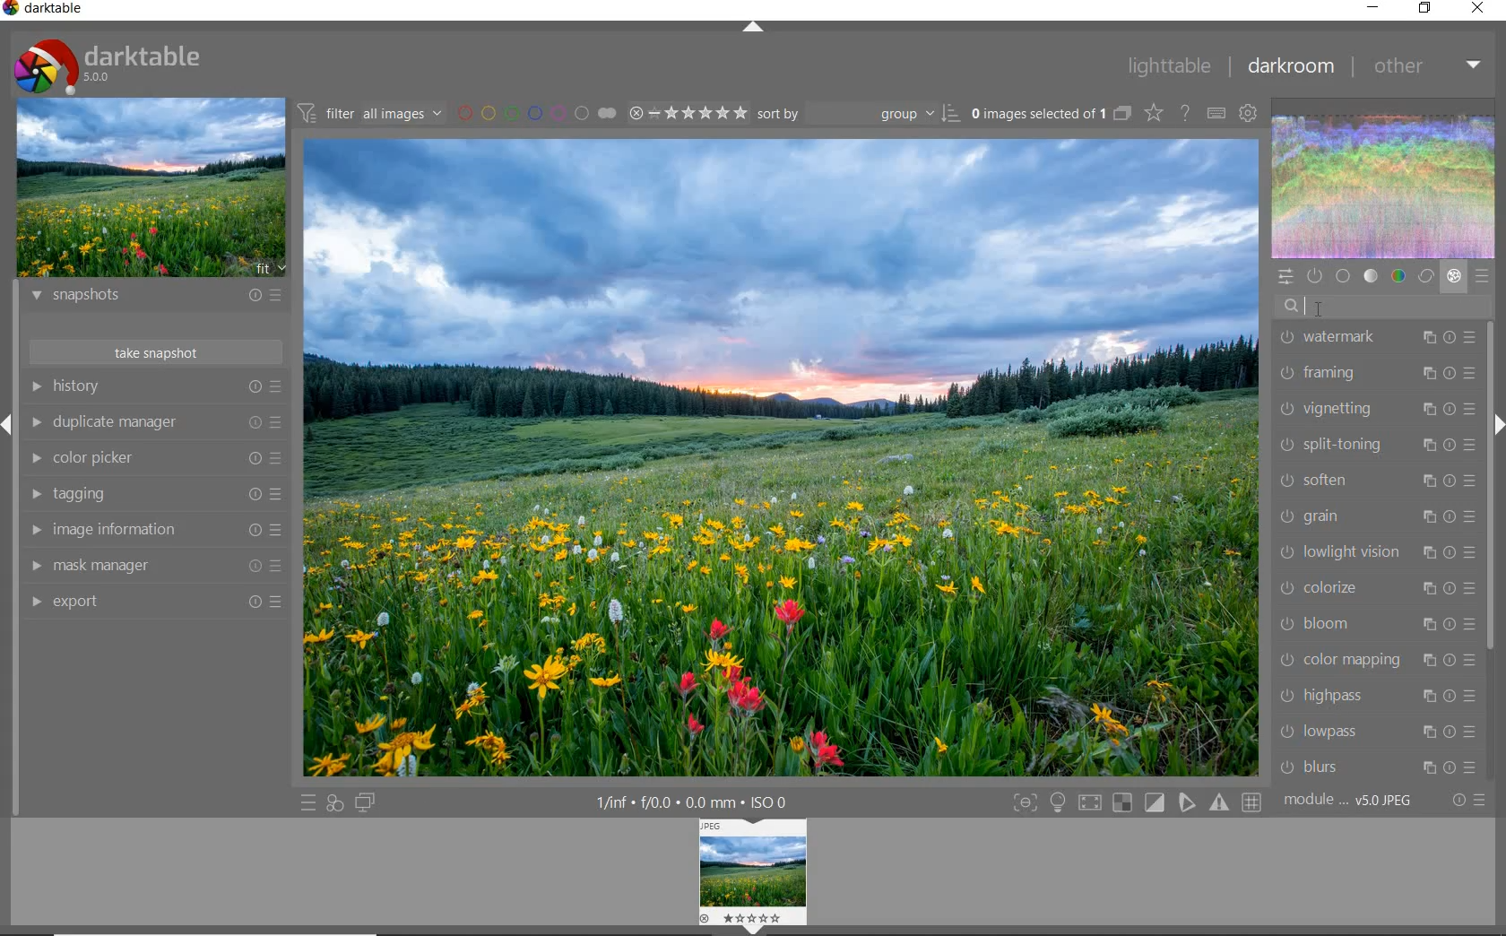 The height and width of the screenshot is (936, 1506). What do you see at coordinates (1374, 409) in the screenshot?
I see `vignetting` at bounding box center [1374, 409].